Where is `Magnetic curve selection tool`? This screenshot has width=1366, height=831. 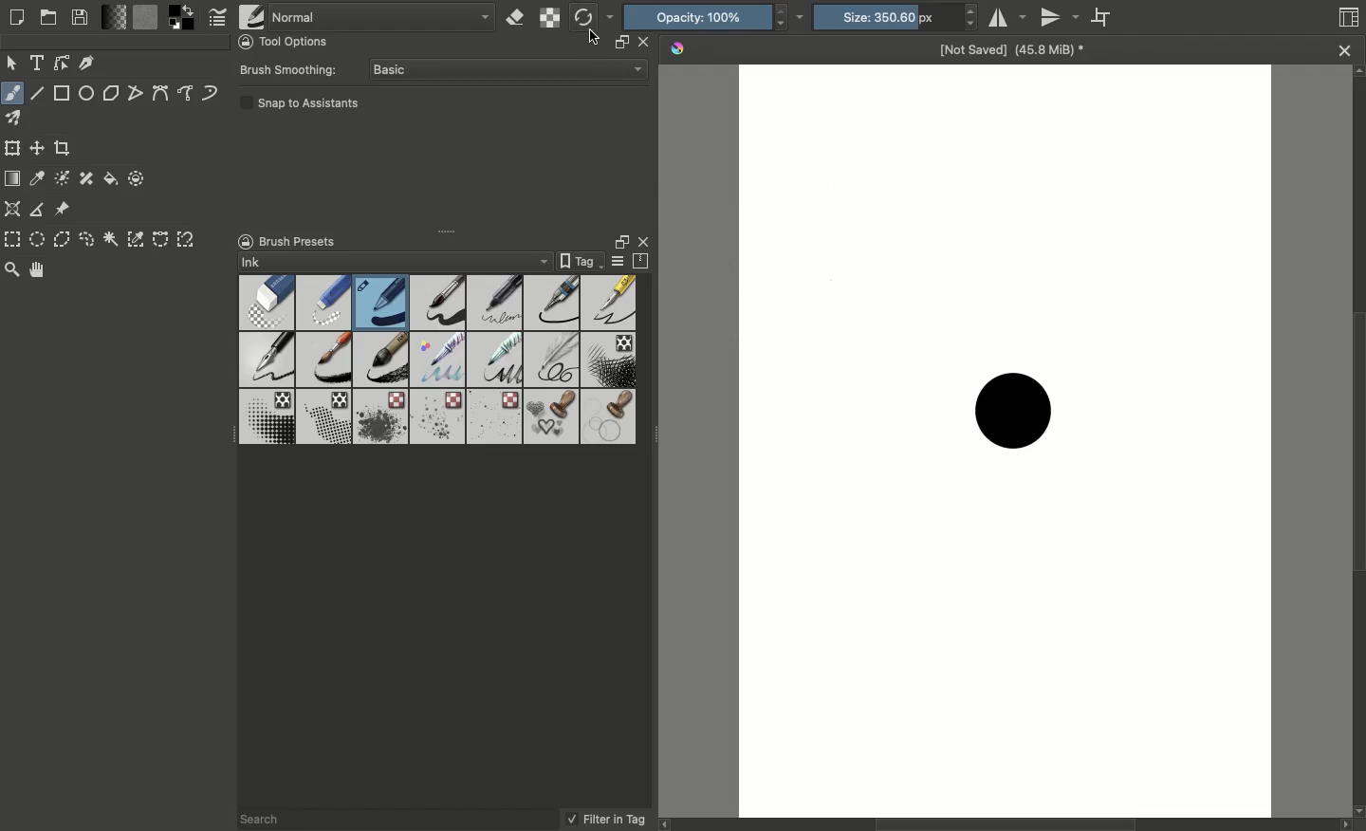
Magnetic curve selection tool is located at coordinates (188, 239).